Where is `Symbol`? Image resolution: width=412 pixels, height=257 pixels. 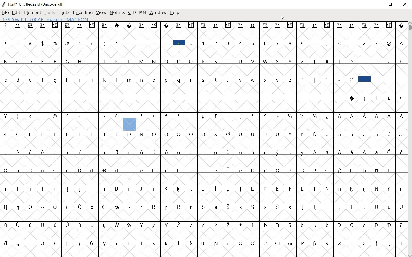
Symbol is located at coordinates (56, 188).